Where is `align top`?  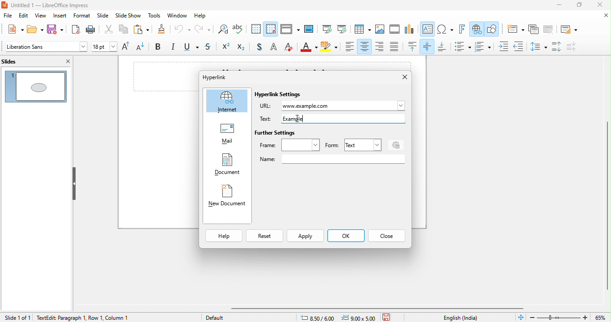
align top is located at coordinates (413, 47).